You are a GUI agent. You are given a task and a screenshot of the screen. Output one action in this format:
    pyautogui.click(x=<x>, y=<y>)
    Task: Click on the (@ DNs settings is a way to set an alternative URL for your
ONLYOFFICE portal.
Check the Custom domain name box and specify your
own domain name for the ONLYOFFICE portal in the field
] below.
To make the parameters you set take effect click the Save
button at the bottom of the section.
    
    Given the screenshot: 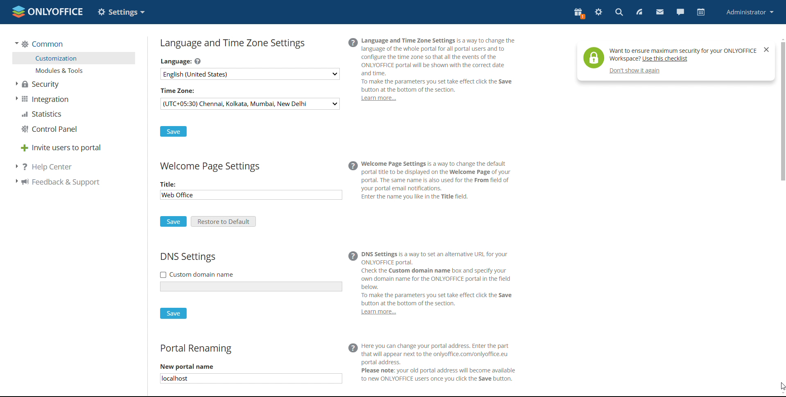 What is the action you would take?
    pyautogui.click(x=439, y=278)
    